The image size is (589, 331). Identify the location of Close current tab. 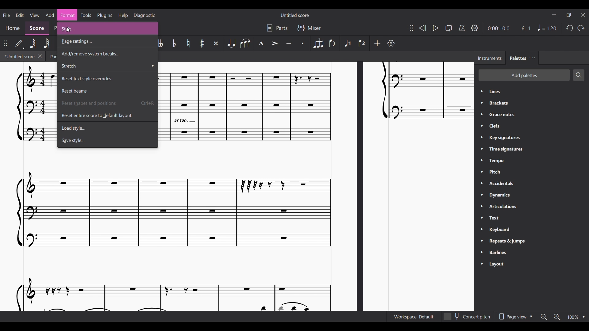
(40, 56).